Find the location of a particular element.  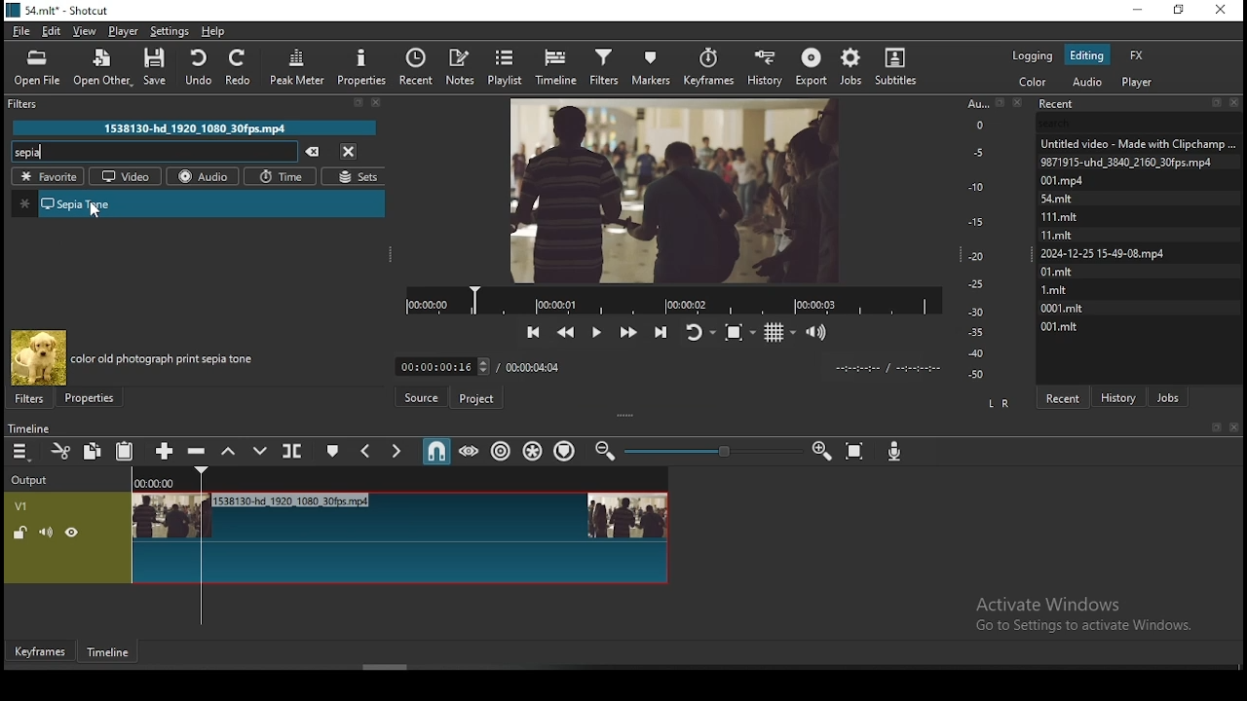

color old photograph print sepia tone is located at coordinates (164, 360).